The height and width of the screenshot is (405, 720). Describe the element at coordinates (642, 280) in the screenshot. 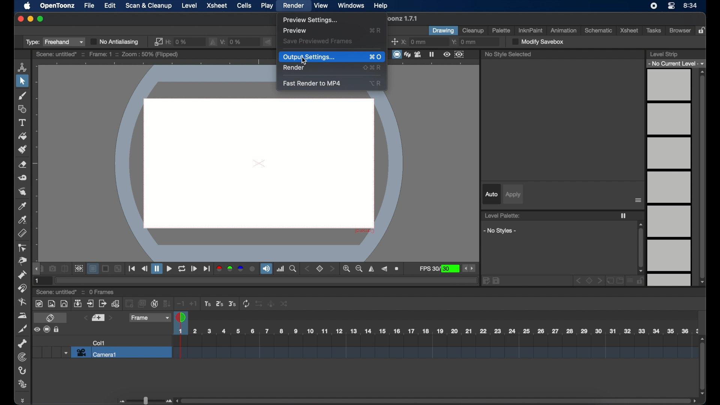

I see `` at that location.